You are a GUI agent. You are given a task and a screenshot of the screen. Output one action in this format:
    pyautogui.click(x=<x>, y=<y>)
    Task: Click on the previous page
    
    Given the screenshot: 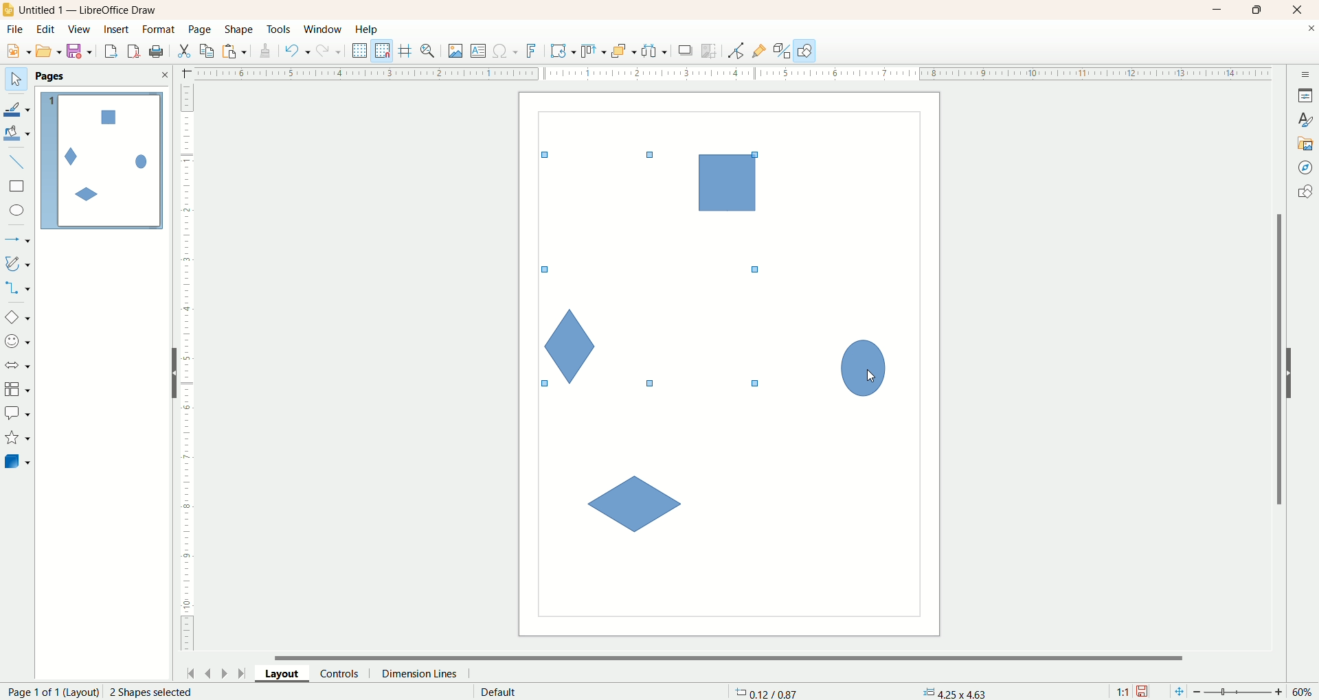 What is the action you would take?
    pyautogui.click(x=207, y=672)
    